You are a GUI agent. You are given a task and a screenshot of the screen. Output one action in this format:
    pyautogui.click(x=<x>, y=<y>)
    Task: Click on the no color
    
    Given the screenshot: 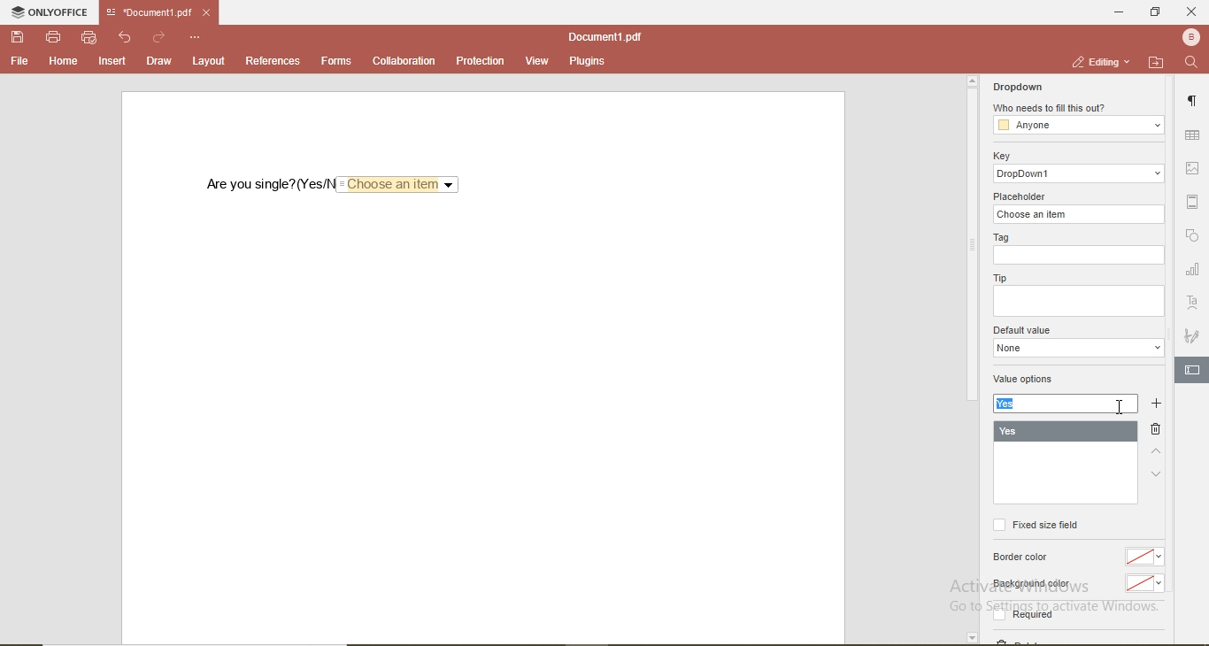 What is the action you would take?
    pyautogui.click(x=1144, y=558)
    